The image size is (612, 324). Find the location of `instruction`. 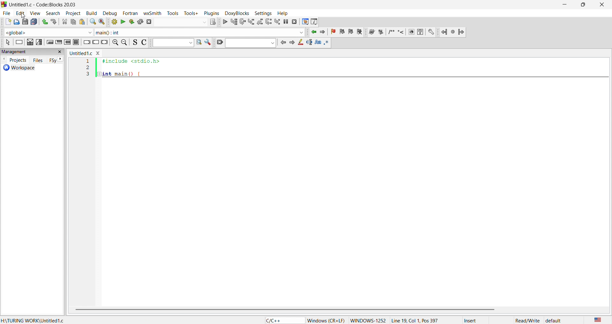

instruction is located at coordinates (19, 43).